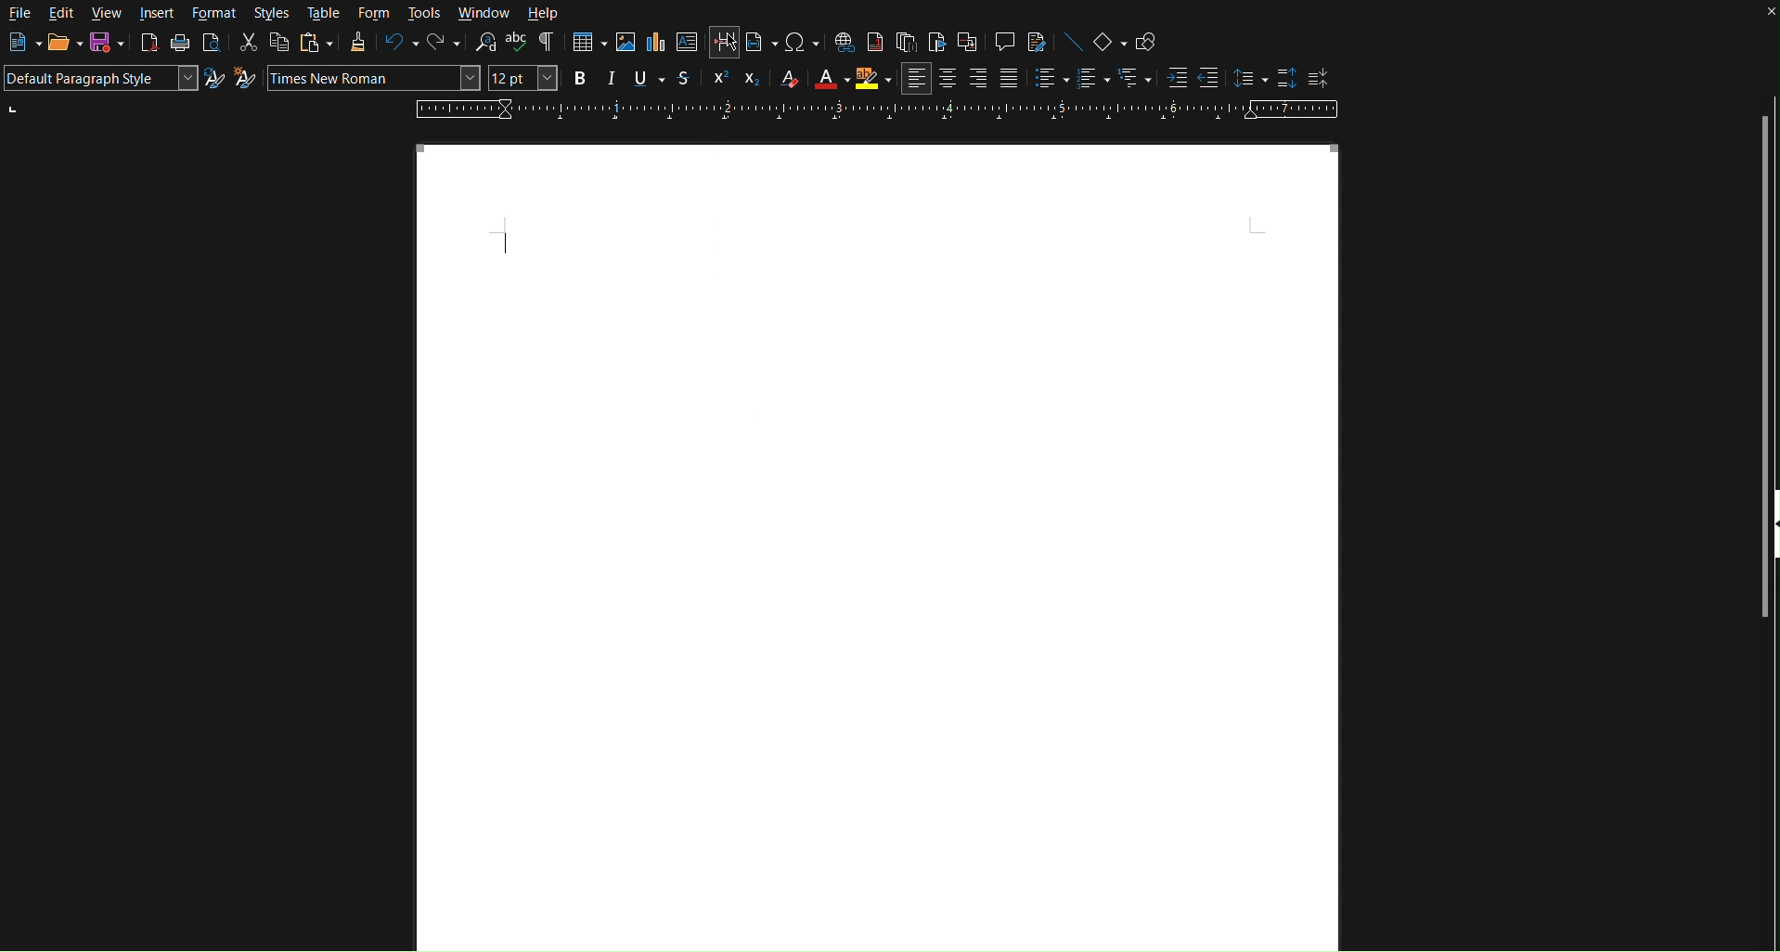 This screenshot has width=1780, height=952. What do you see at coordinates (825, 80) in the screenshot?
I see `Text Color` at bounding box center [825, 80].